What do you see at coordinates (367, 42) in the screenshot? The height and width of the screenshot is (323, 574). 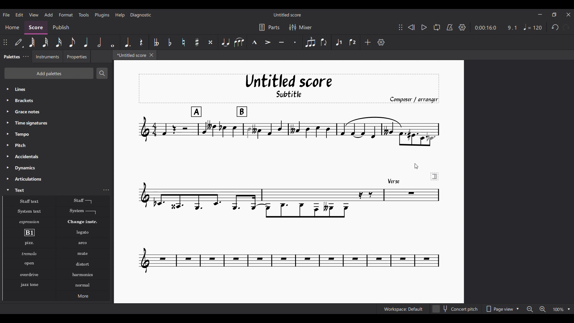 I see `Add` at bounding box center [367, 42].